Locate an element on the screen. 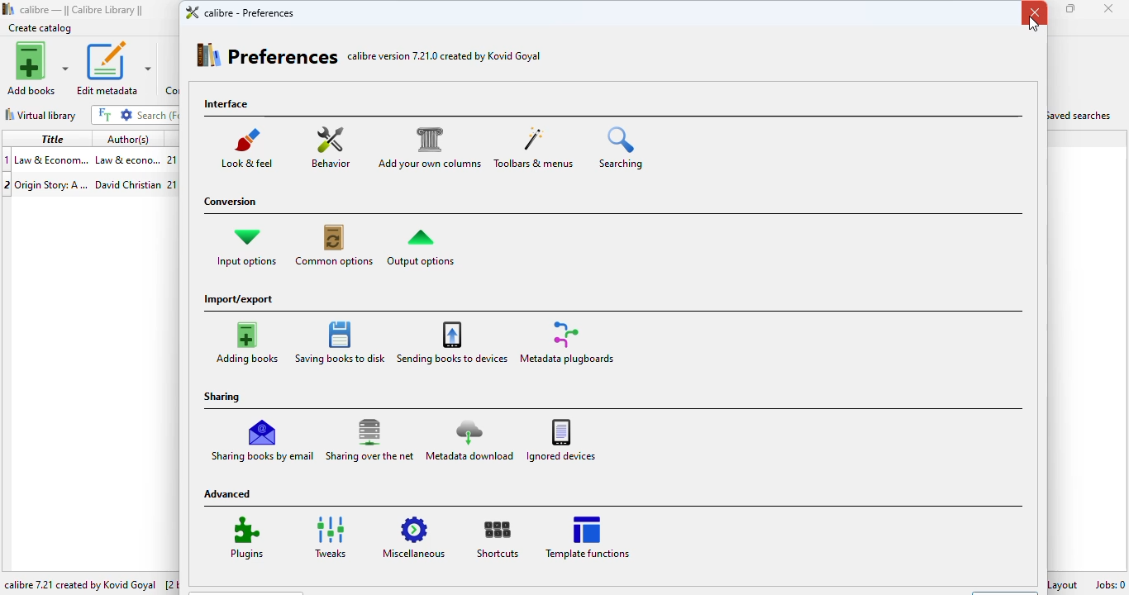  edit metadata is located at coordinates (113, 70).